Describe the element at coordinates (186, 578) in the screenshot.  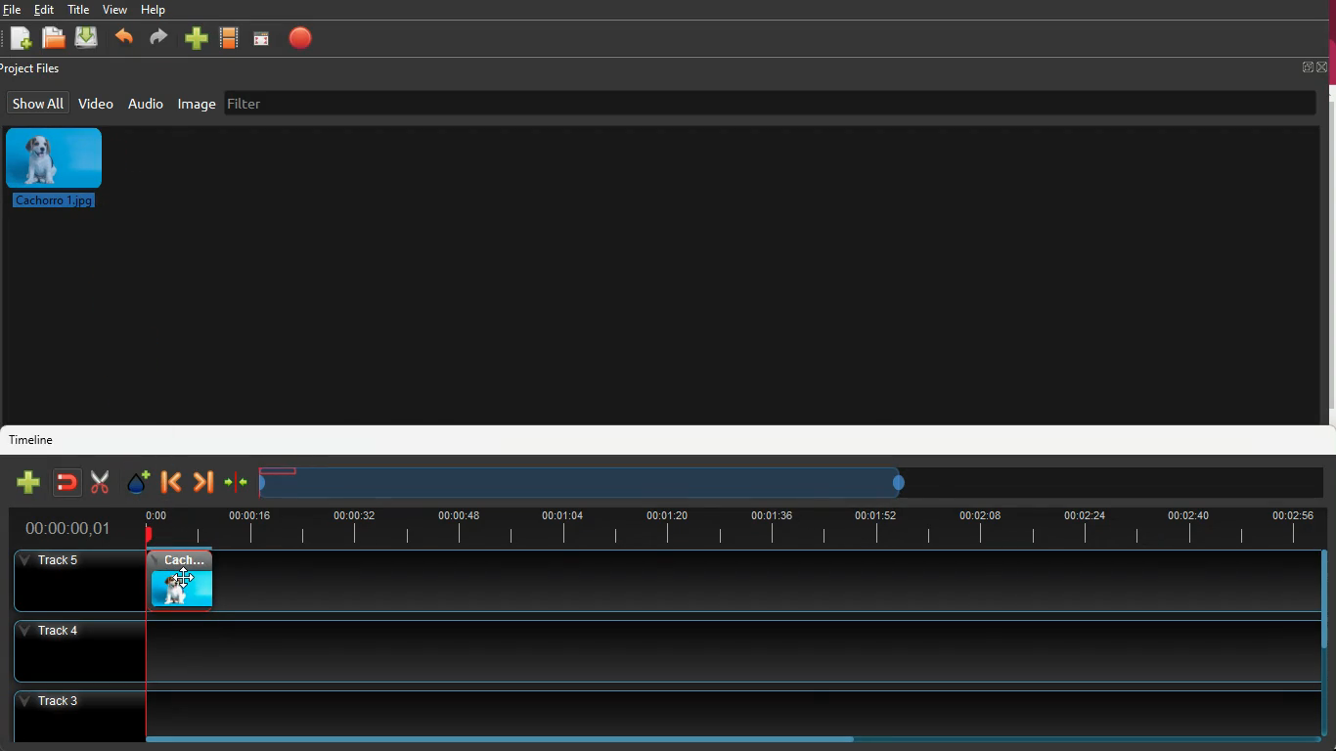
I see `cursor` at that location.